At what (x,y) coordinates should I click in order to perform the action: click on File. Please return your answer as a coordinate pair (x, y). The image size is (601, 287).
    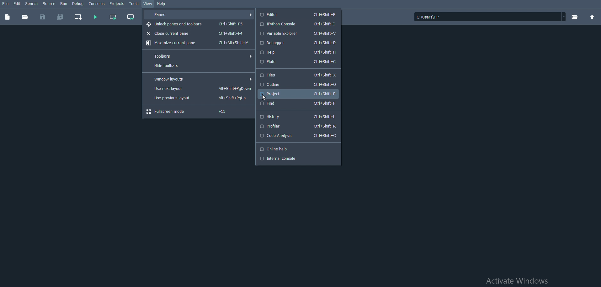
    Looking at the image, I should click on (5, 3).